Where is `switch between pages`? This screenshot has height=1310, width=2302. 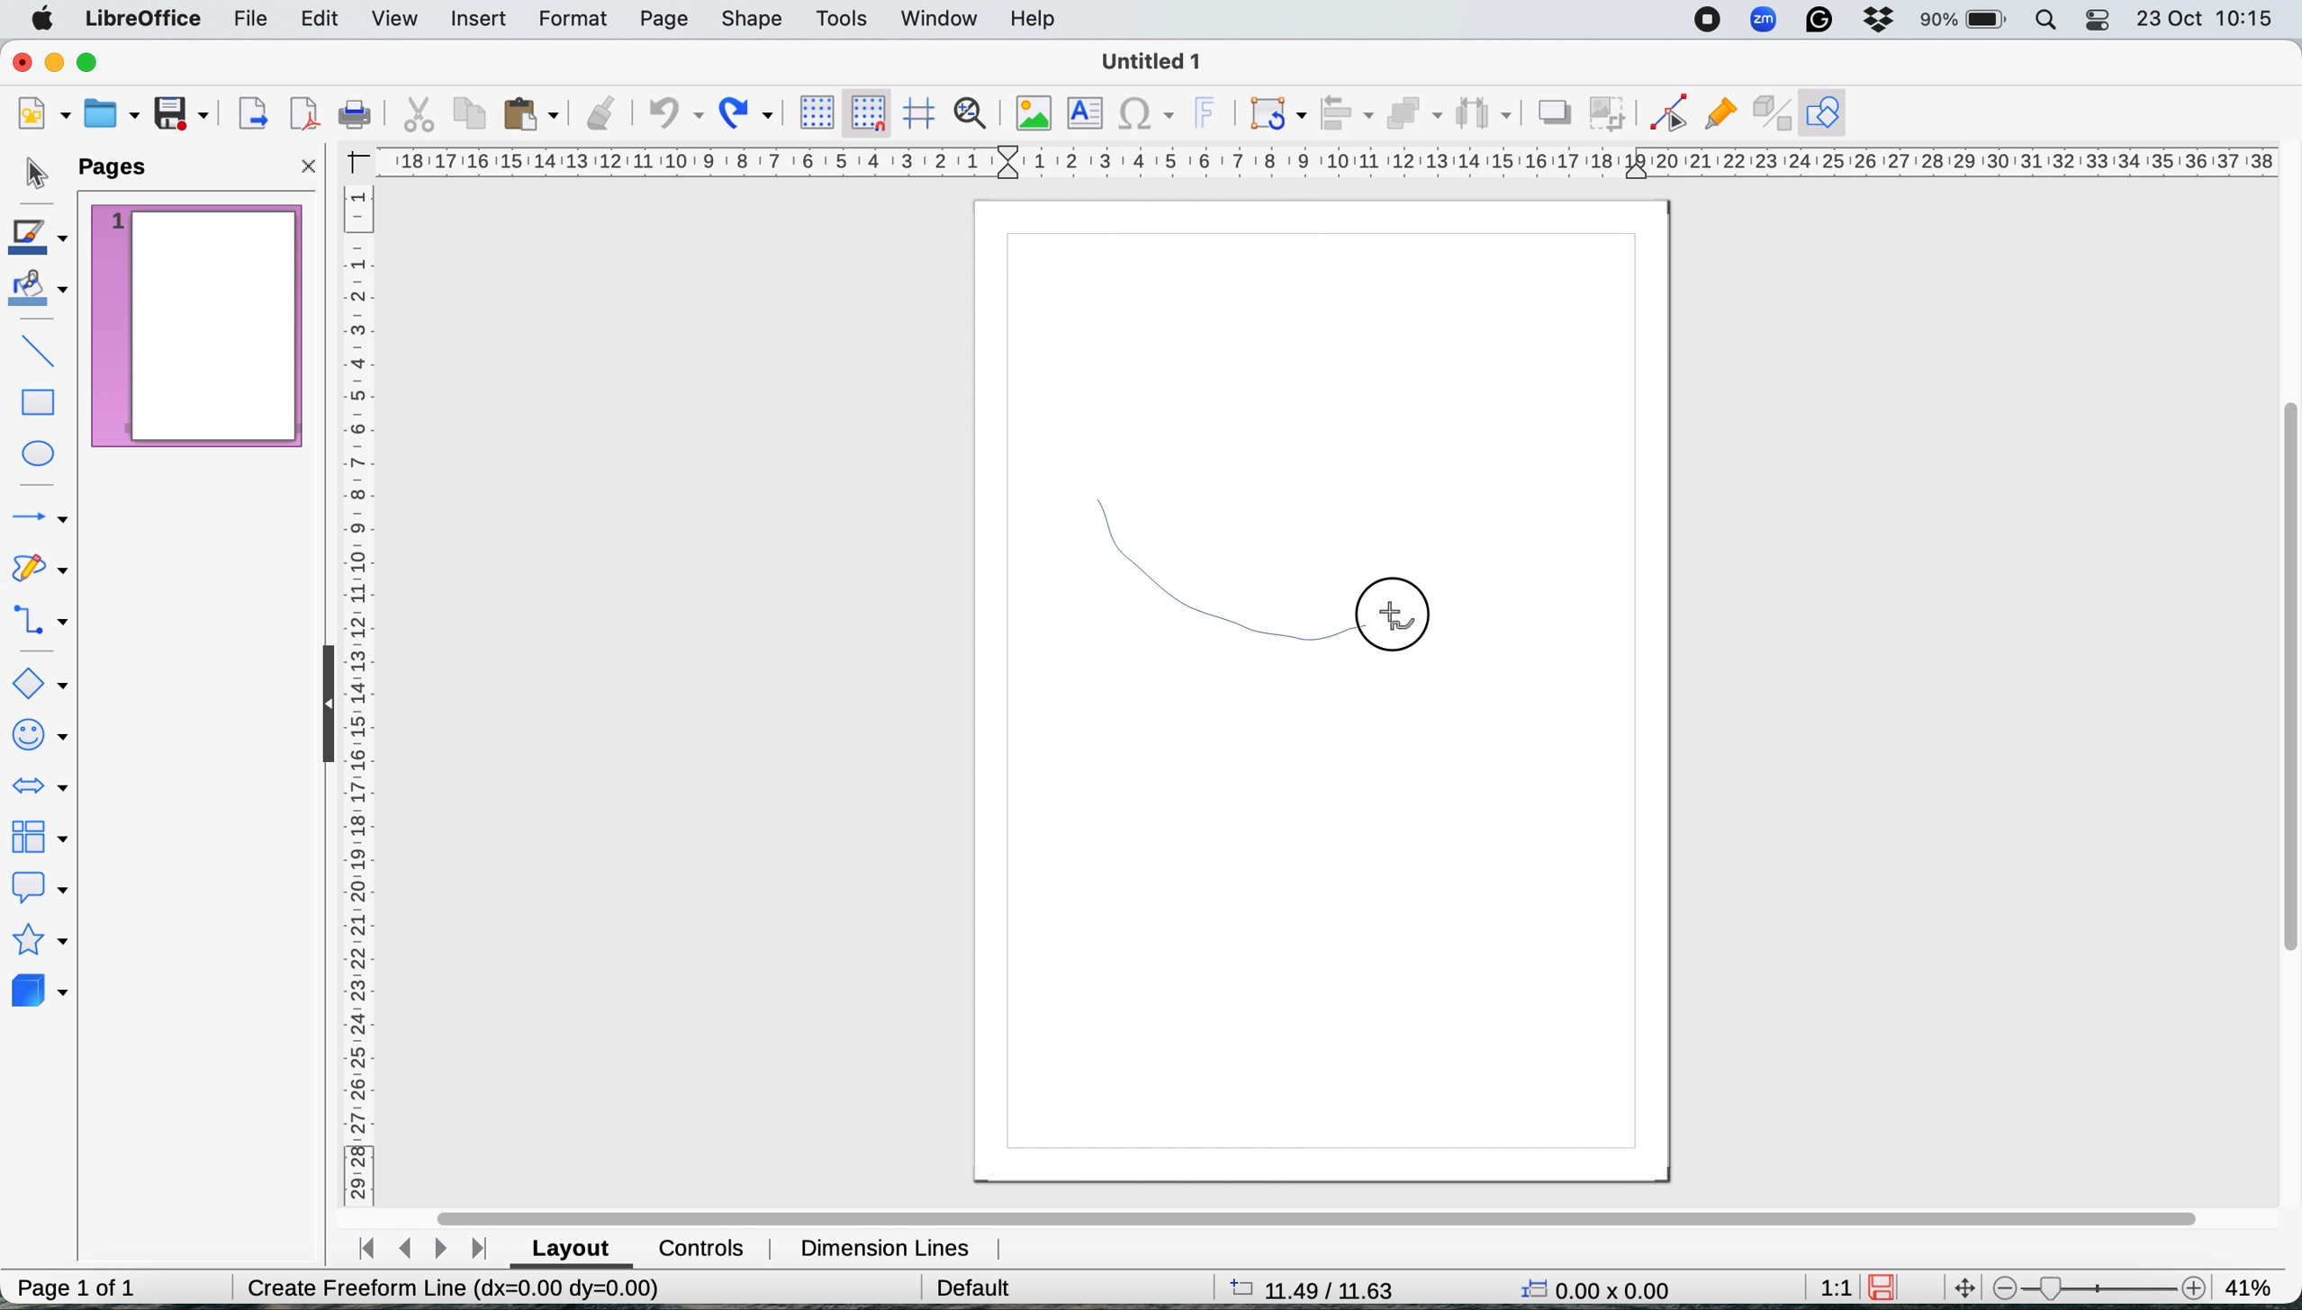 switch between pages is located at coordinates (423, 1245).